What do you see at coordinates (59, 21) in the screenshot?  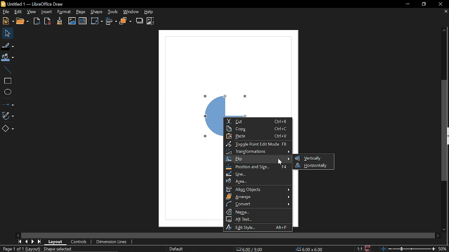 I see `Clone` at bounding box center [59, 21].